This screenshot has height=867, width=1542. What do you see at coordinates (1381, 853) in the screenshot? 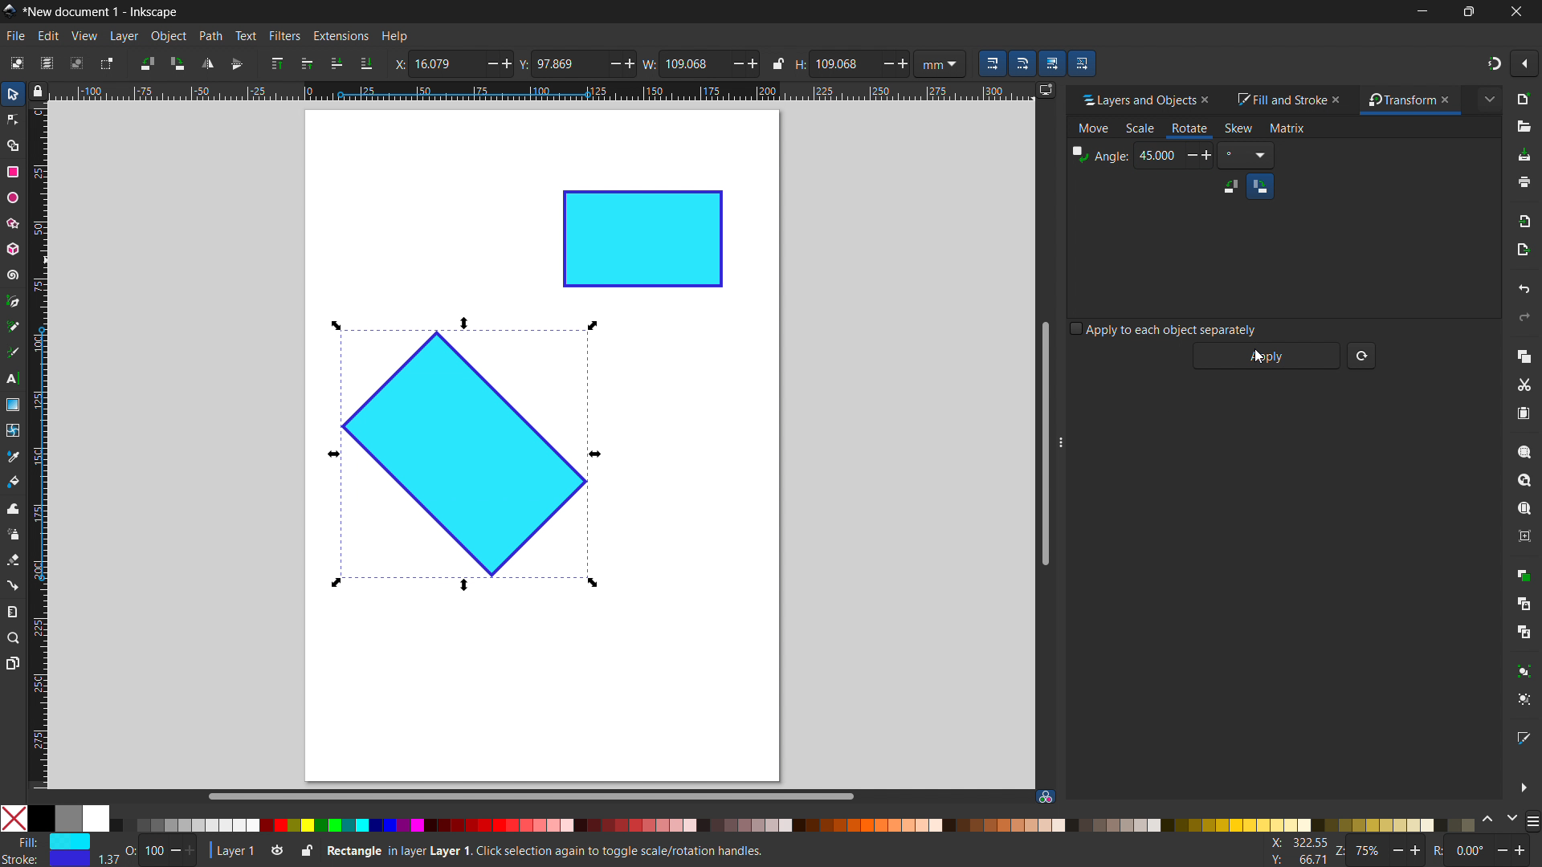
I see `Z: 75%` at bounding box center [1381, 853].